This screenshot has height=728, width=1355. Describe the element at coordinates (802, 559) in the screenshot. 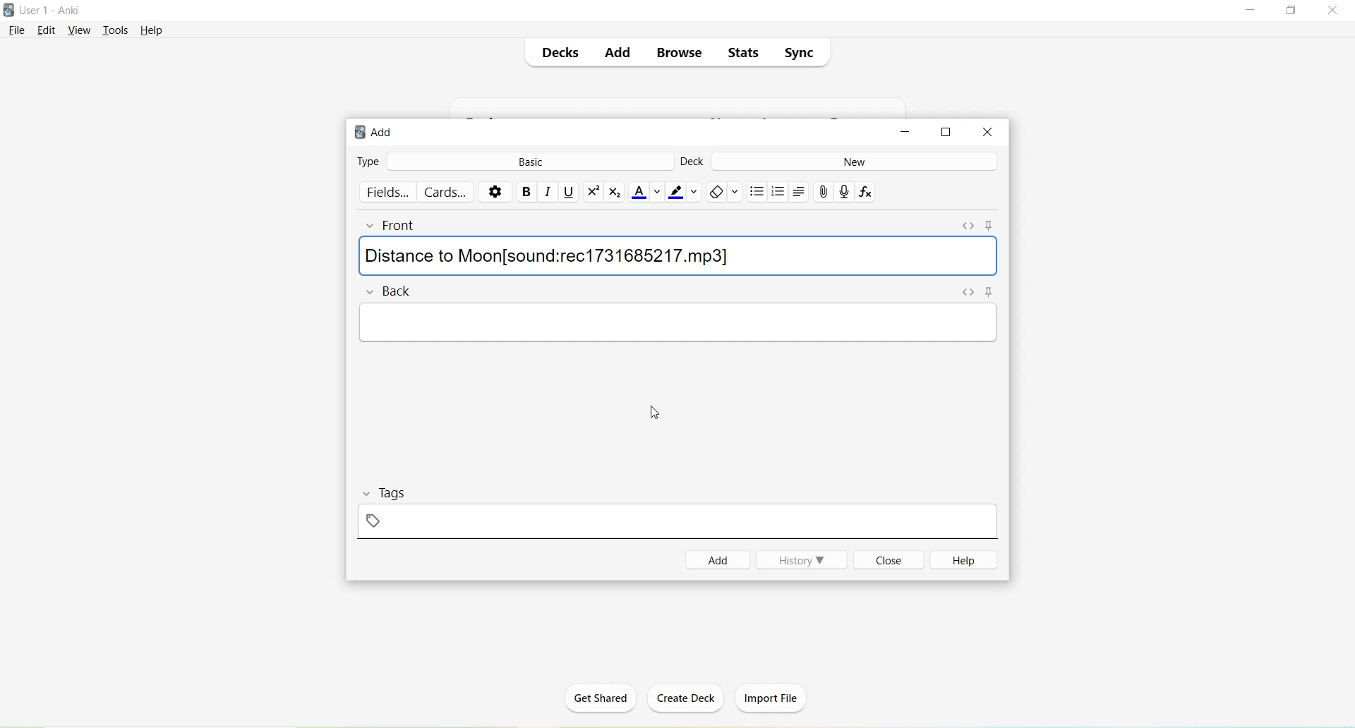

I see `History` at that location.